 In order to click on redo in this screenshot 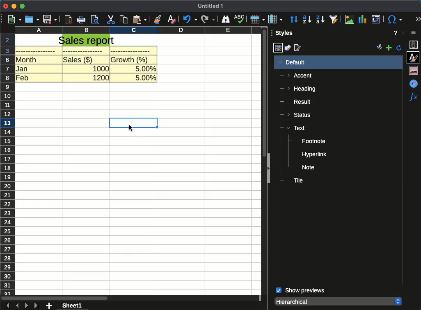, I will do `click(208, 20)`.